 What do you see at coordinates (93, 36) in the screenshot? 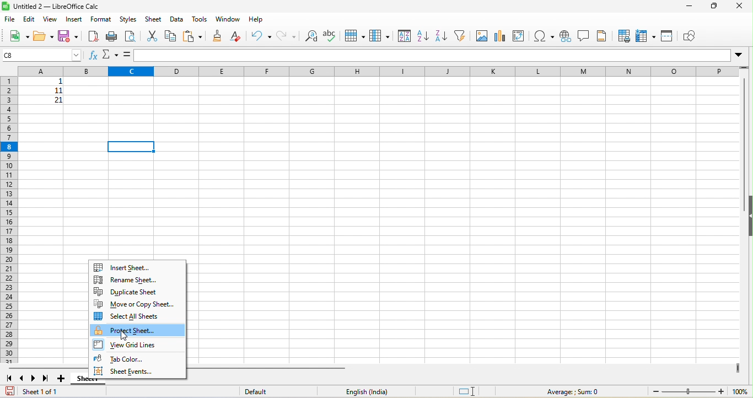
I see `export pdf` at bounding box center [93, 36].